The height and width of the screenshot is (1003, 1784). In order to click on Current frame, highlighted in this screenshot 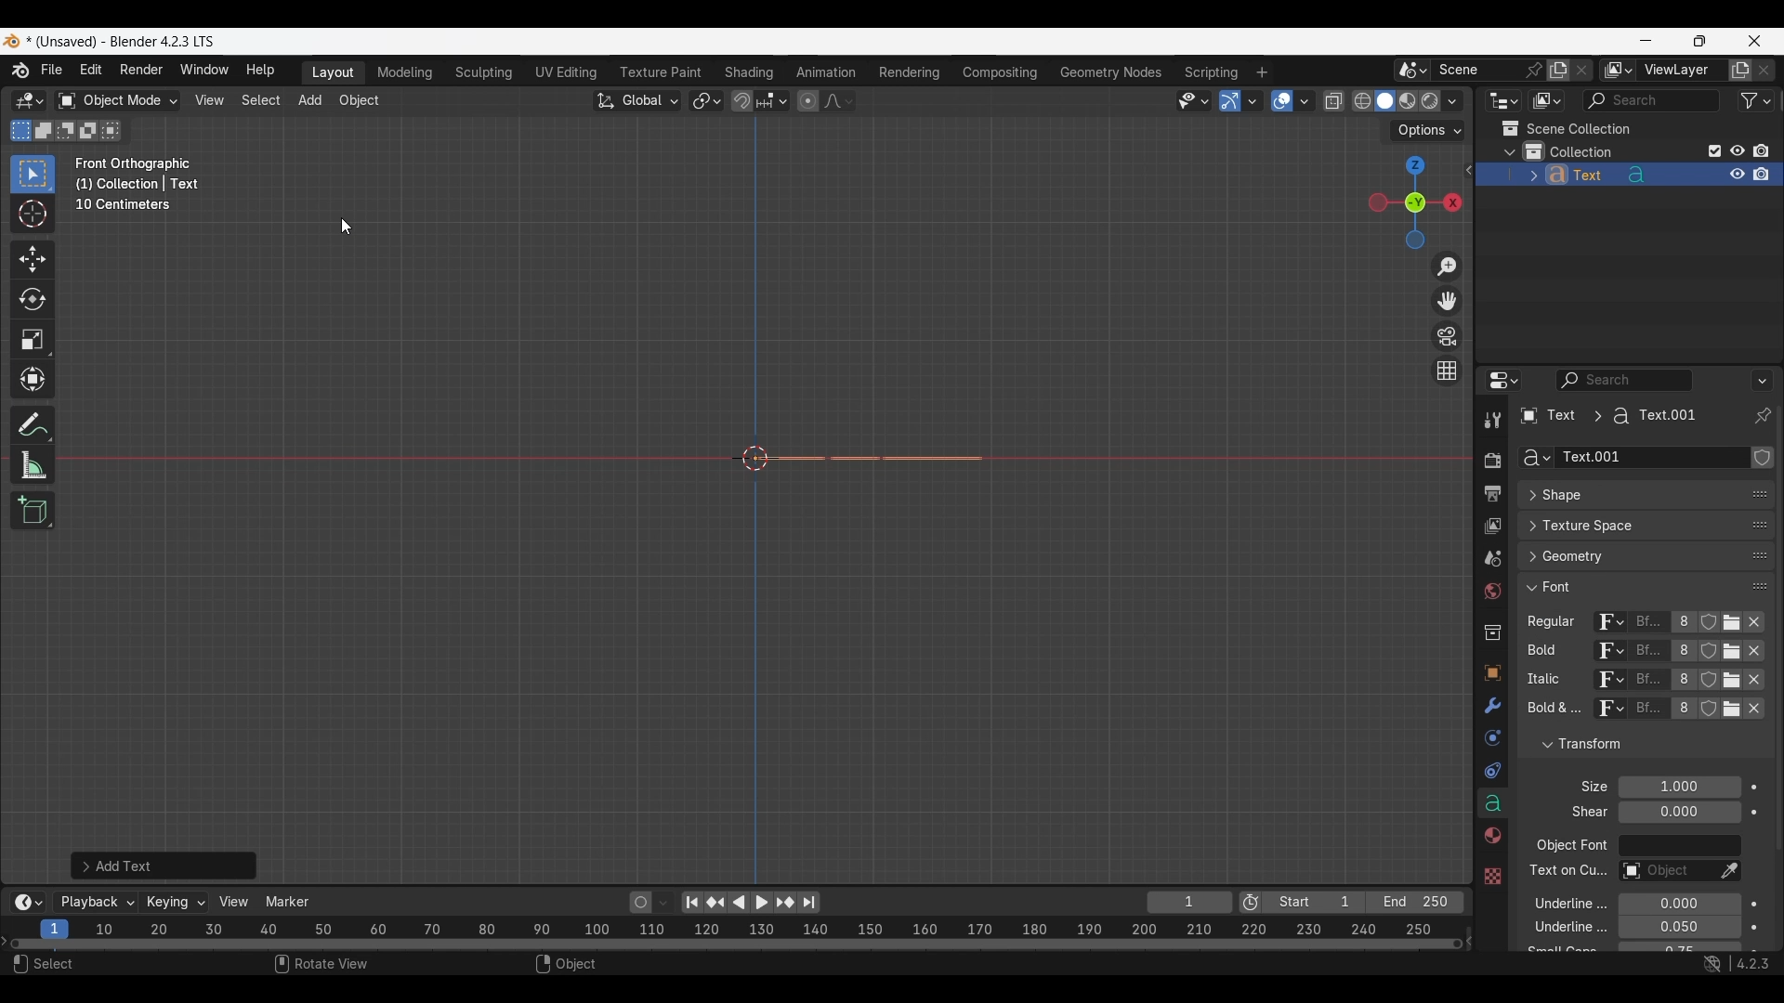, I will do `click(56, 926)`.